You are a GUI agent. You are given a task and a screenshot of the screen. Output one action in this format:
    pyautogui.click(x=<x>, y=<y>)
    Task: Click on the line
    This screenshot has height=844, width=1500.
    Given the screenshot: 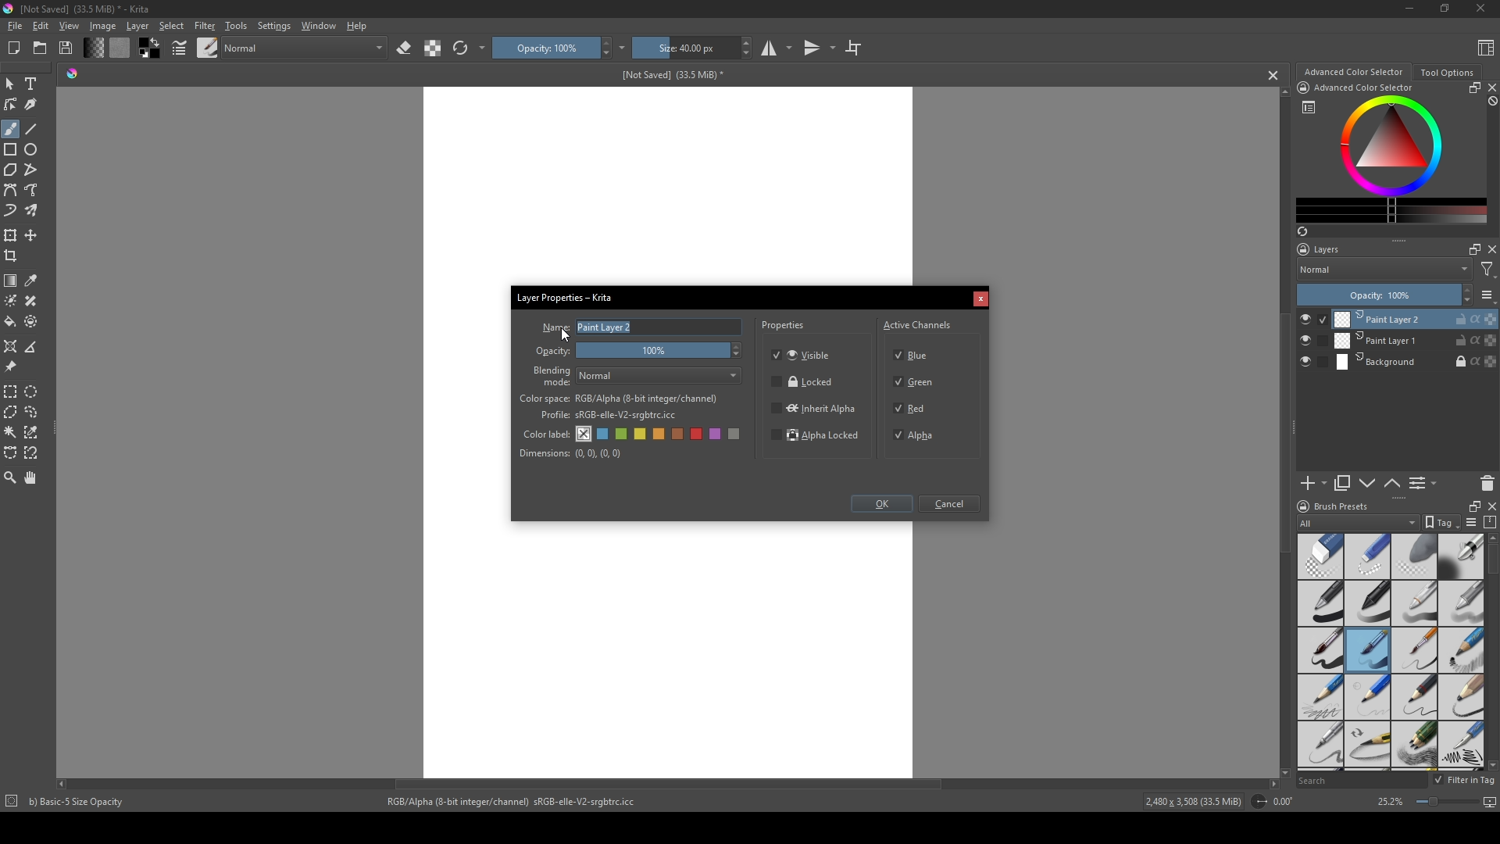 What is the action you would take?
    pyautogui.click(x=32, y=129)
    